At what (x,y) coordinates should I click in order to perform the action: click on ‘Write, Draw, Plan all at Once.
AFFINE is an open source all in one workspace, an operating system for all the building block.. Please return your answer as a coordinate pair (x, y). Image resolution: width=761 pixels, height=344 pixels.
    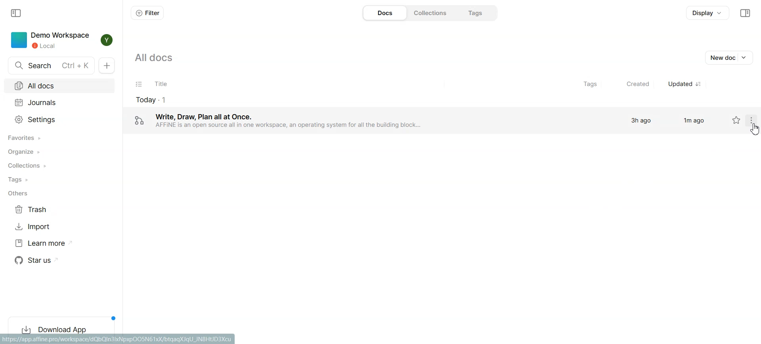
    Looking at the image, I should click on (309, 121).